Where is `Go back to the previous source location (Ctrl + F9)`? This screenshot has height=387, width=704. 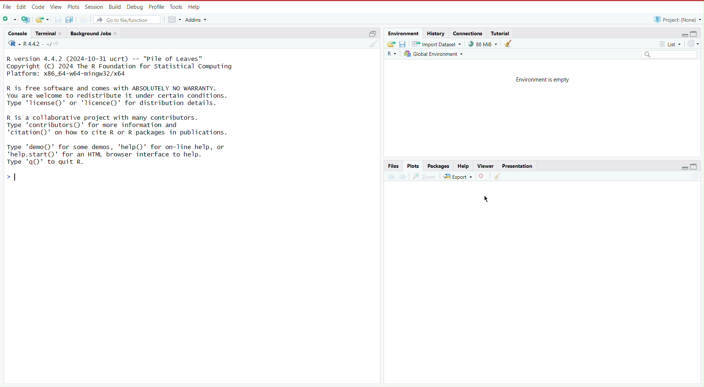 Go back to the previous source location (Ctrl + F9) is located at coordinates (391, 176).